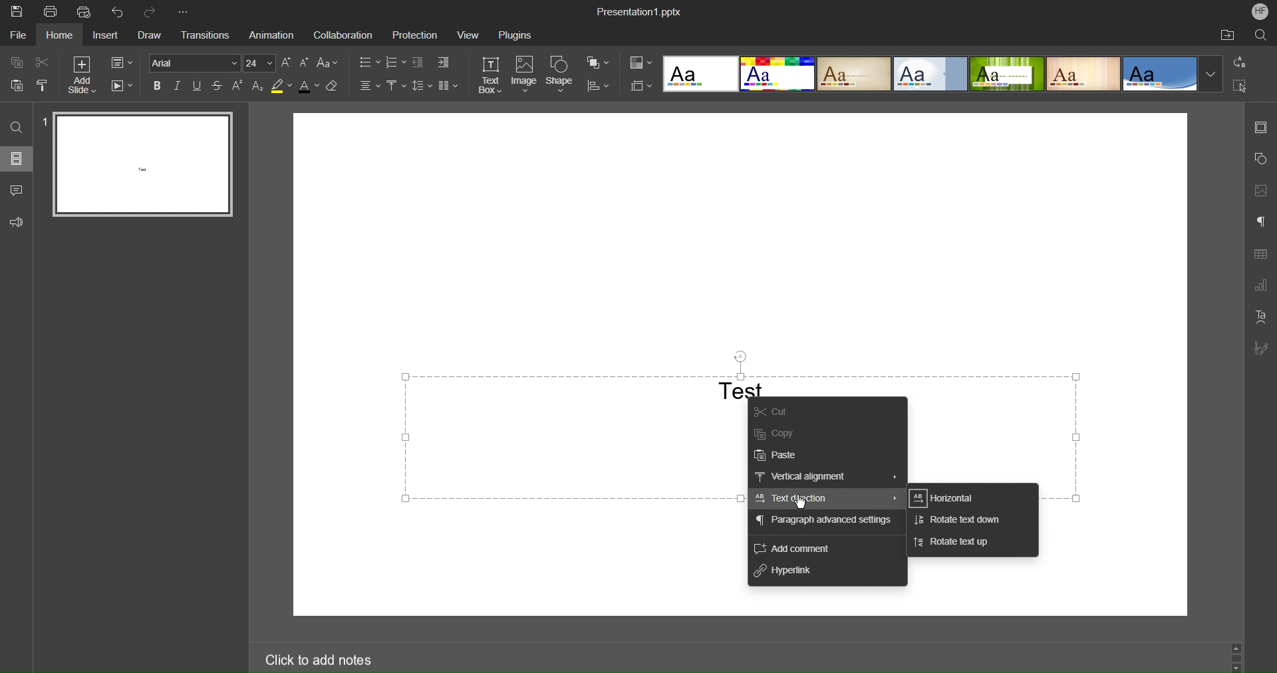  What do you see at coordinates (257, 86) in the screenshot?
I see `Subscript` at bounding box center [257, 86].